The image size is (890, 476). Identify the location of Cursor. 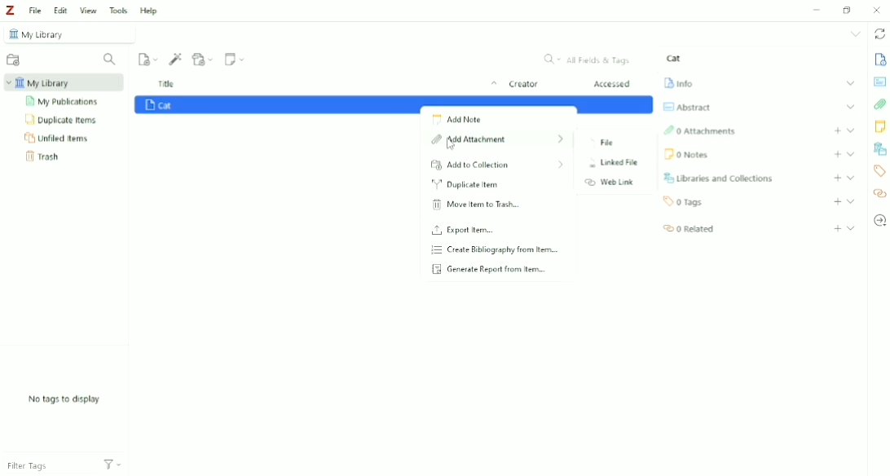
(453, 143).